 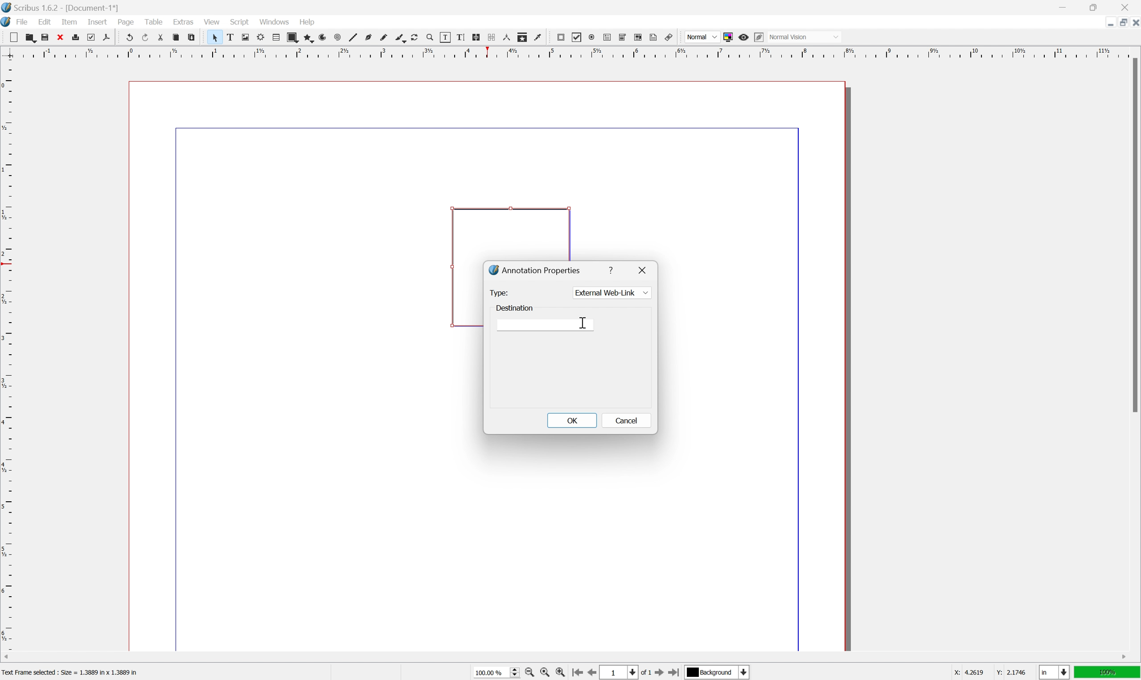 I want to click on edit text with story editor, so click(x=461, y=37).